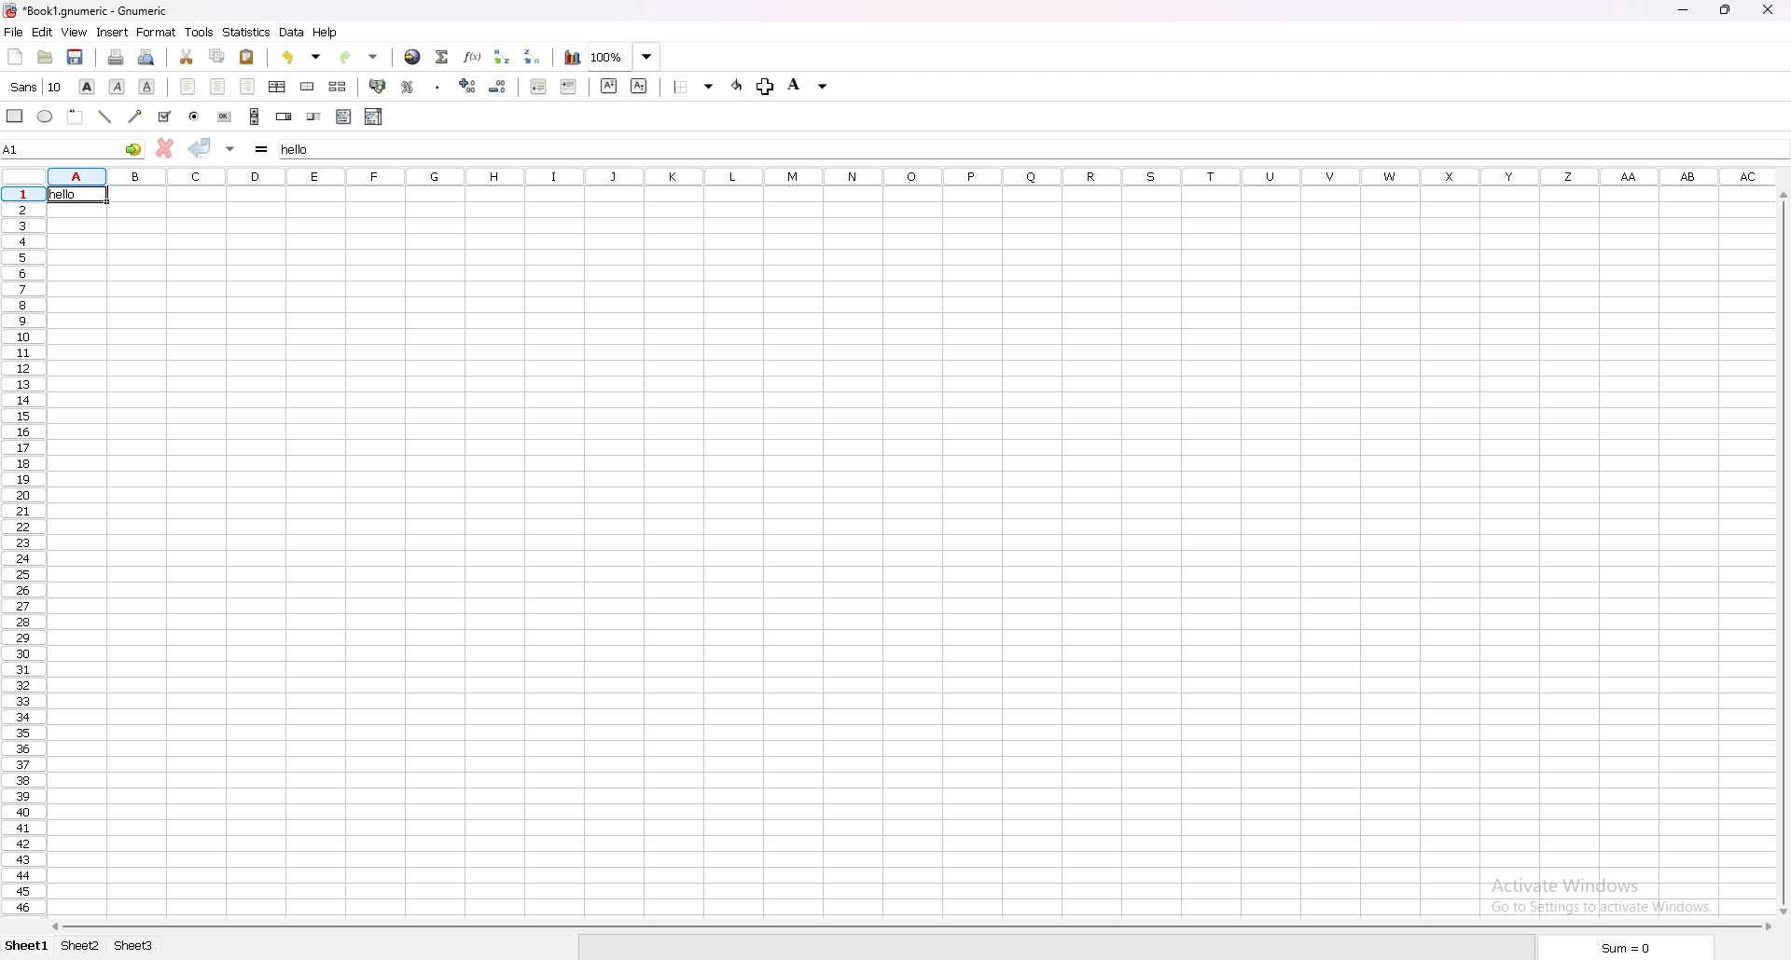 The width and height of the screenshot is (1791, 960). What do you see at coordinates (301, 57) in the screenshot?
I see `undo` at bounding box center [301, 57].